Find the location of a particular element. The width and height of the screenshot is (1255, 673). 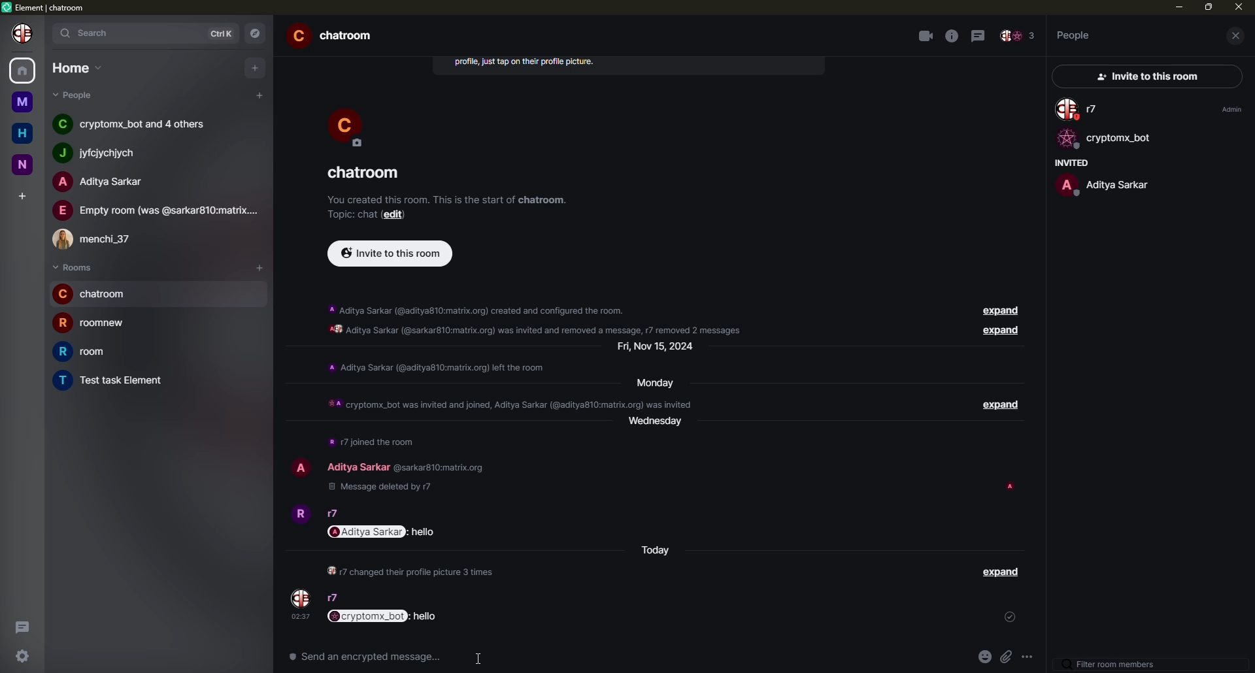

add is located at coordinates (256, 67).